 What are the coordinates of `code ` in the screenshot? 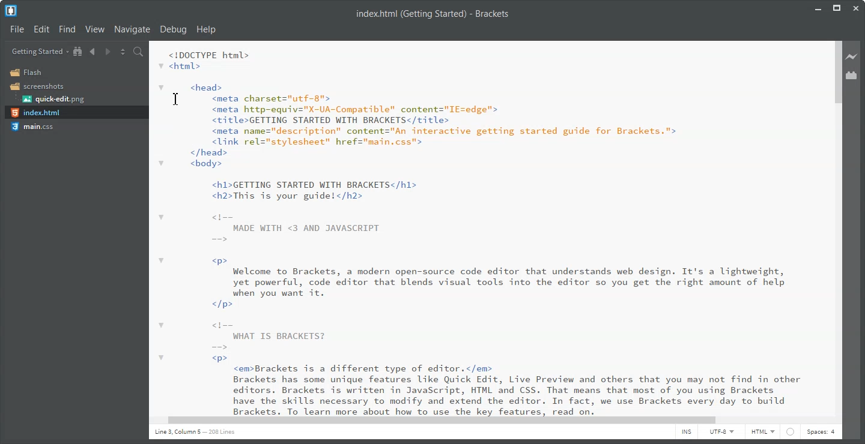 It's located at (487, 228).